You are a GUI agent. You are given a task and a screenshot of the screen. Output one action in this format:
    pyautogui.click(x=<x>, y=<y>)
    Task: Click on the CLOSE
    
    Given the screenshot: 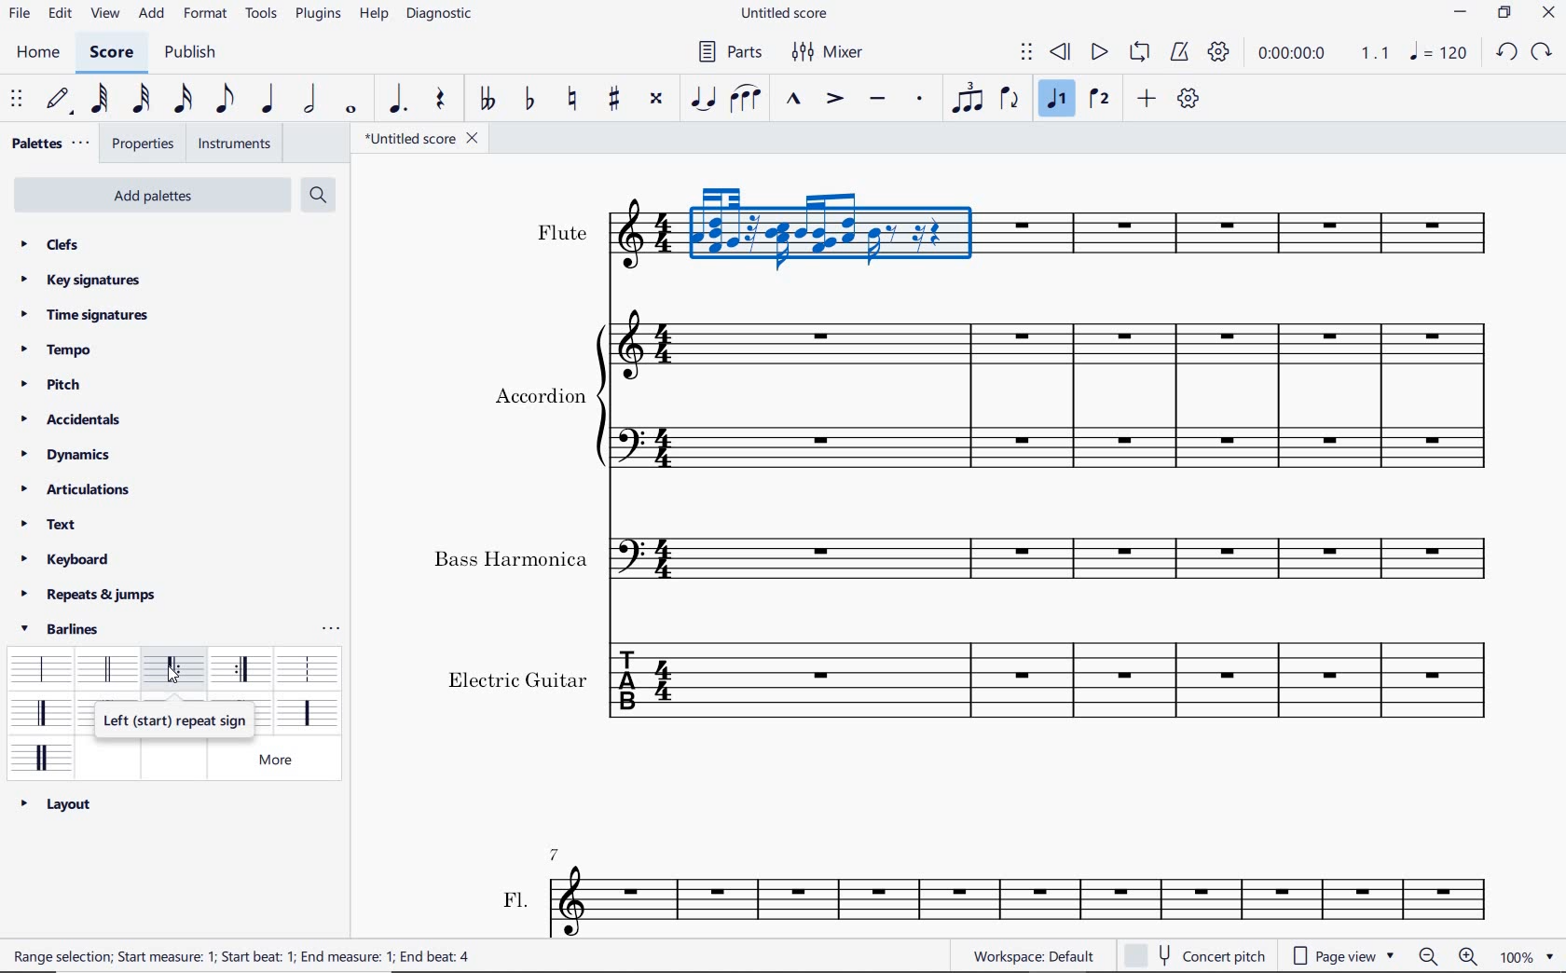 What is the action you would take?
    pyautogui.click(x=1549, y=12)
    